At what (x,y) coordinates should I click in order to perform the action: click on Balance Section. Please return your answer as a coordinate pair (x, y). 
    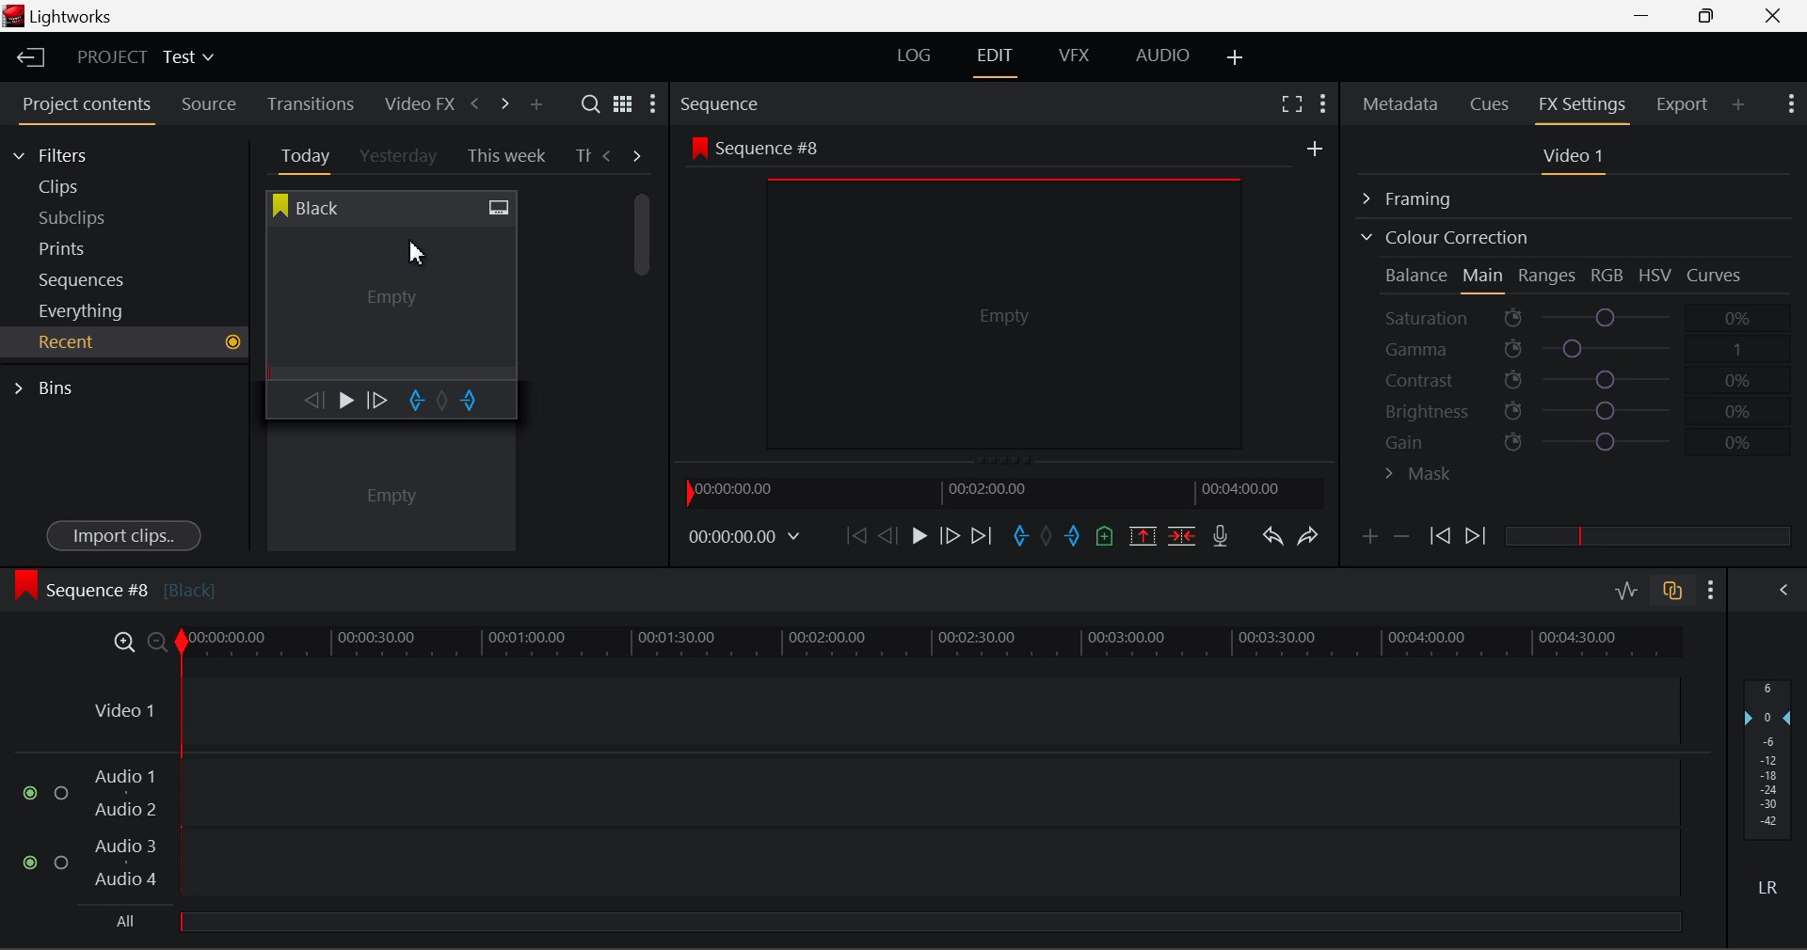
    Looking at the image, I should click on (1418, 275).